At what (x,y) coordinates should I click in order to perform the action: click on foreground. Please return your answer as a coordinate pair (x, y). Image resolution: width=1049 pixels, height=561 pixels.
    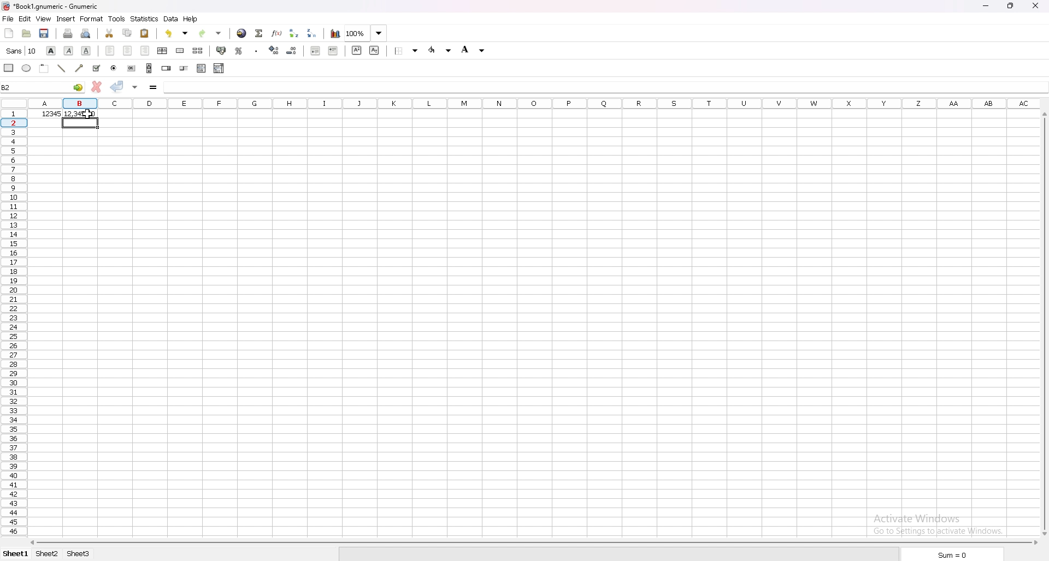
    Looking at the image, I should click on (439, 50).